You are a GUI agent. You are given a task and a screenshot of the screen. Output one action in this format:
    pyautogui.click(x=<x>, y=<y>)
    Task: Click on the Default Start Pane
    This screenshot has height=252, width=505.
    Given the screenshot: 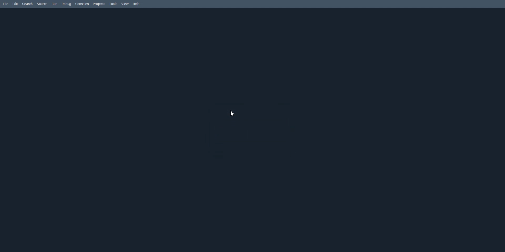 What is the action you would take?
    pyautogui.click(x=251, y=130)
    